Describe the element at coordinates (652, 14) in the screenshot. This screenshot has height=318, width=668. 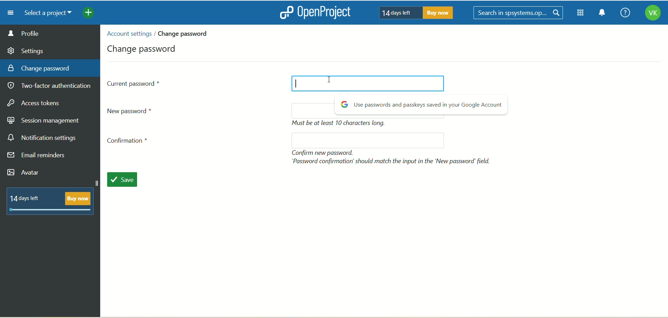
I see `account` at that location.